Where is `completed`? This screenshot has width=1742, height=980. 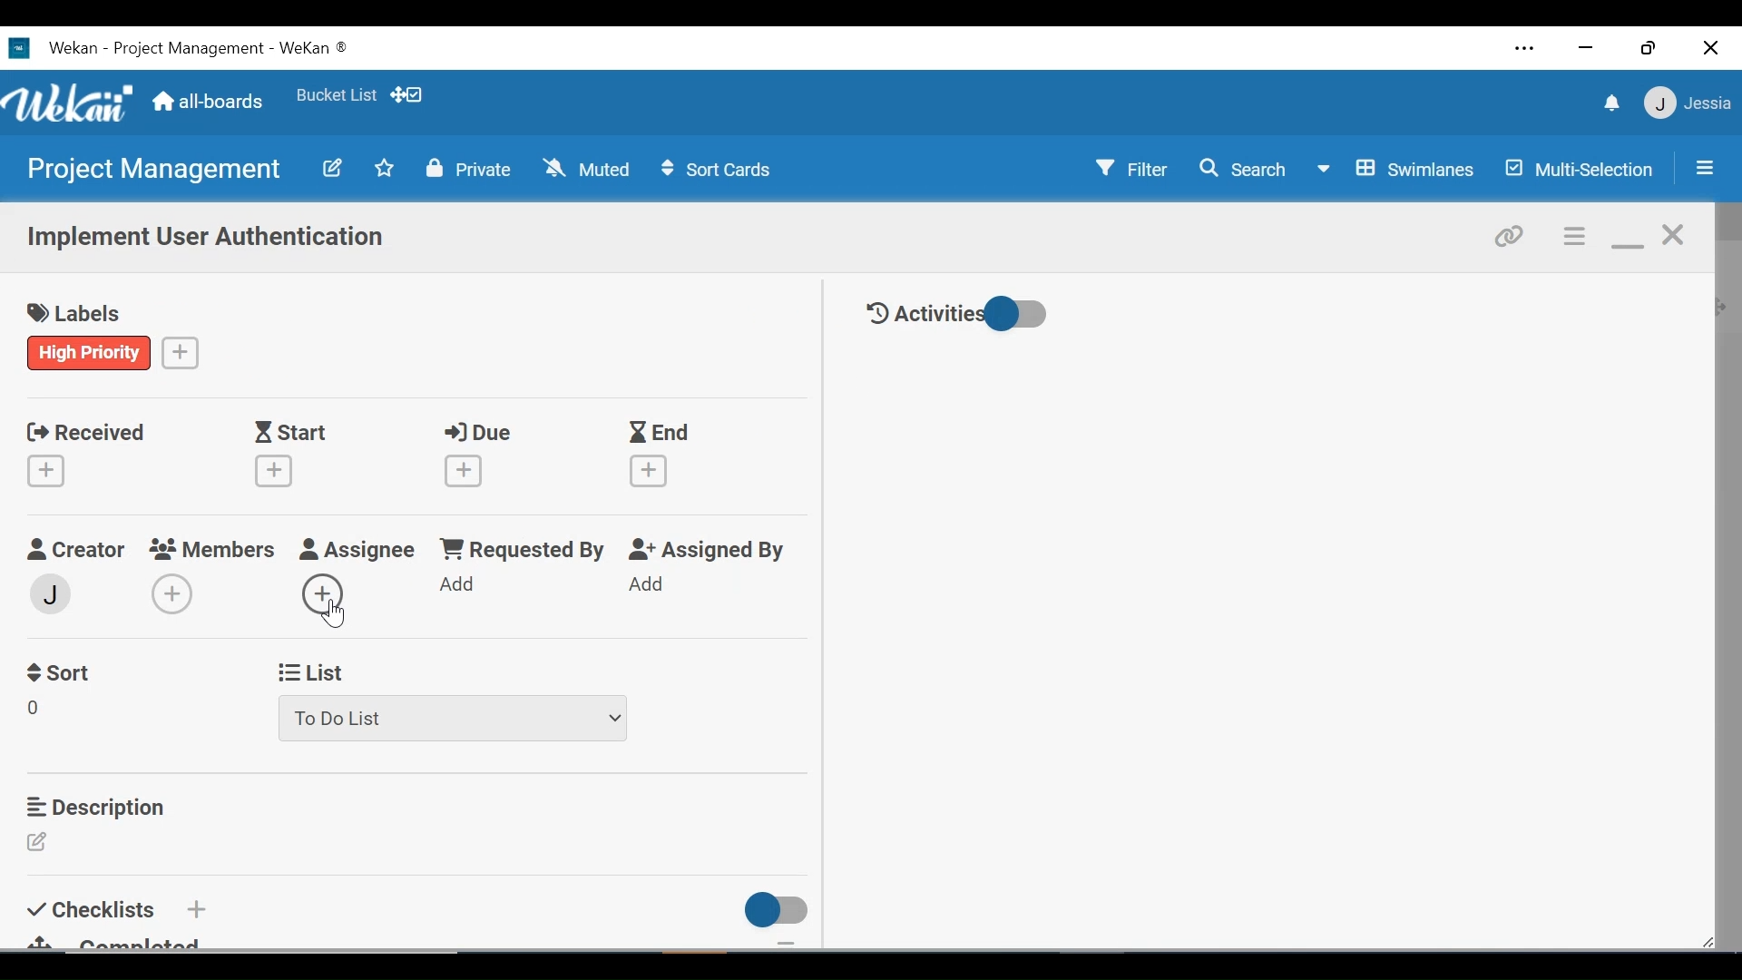
completed is located at coordinates (126, 941).